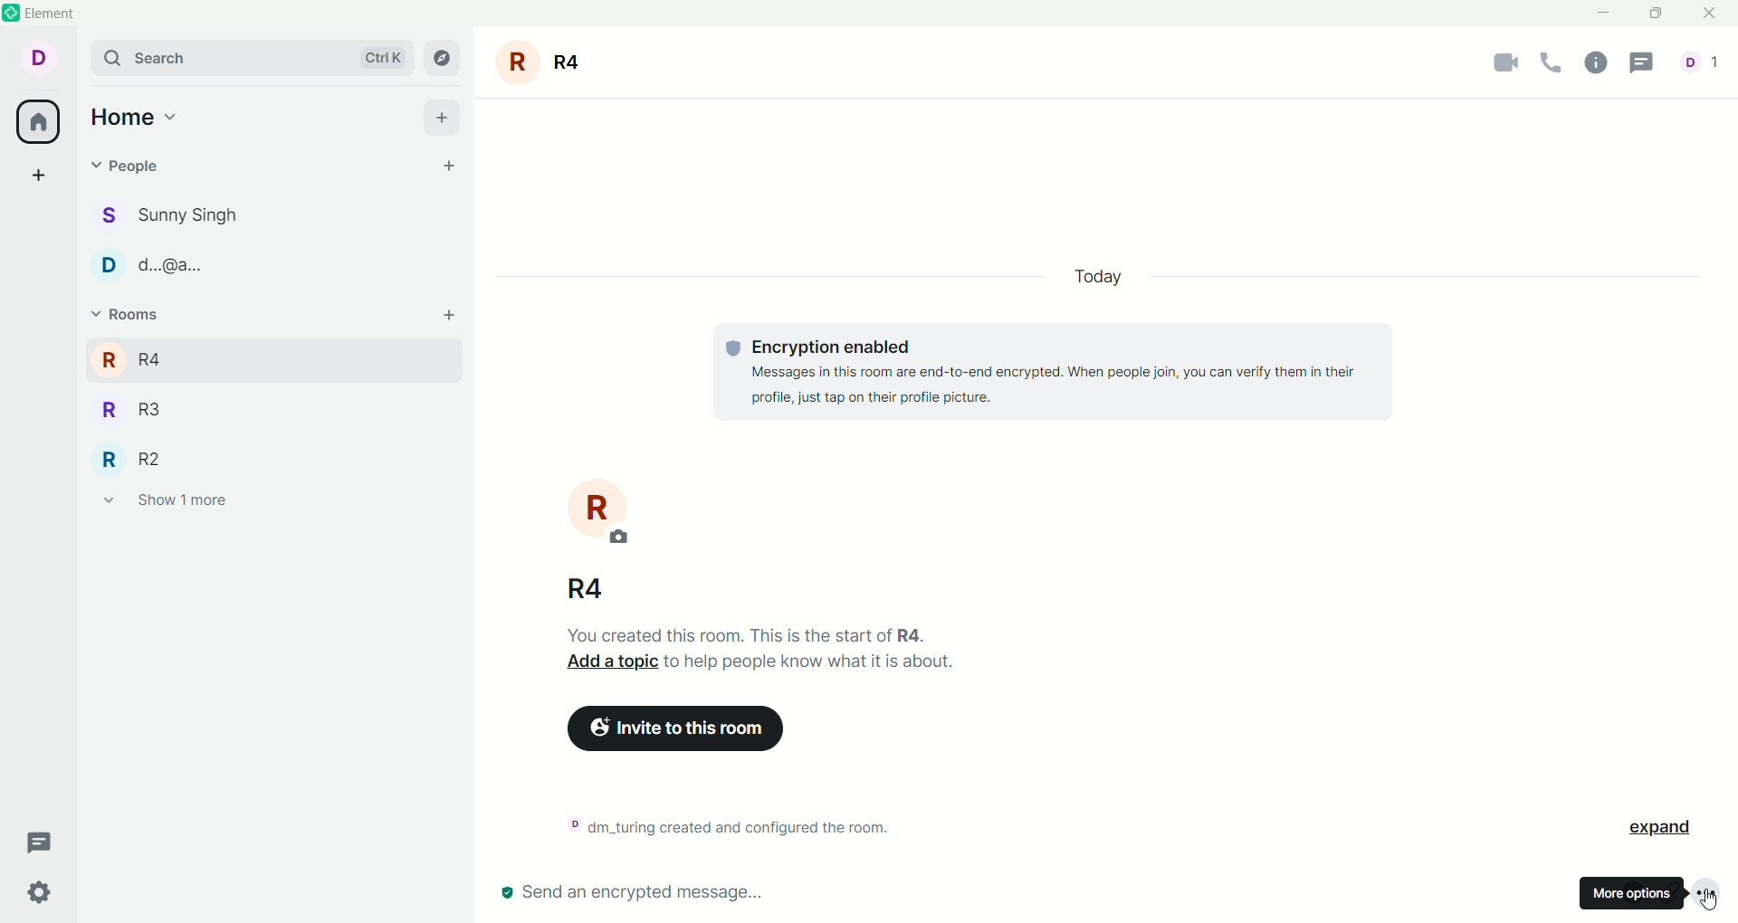 This screenshot has width=1738, height=923. Describe the element at coordinates (185, 270) in the screenshot. I see `people` at that location.